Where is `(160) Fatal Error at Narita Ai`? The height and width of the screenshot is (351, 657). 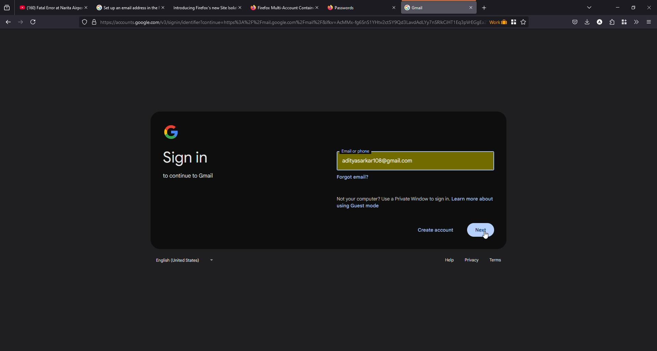
(160) Fatal Error at Narita Ai is located at coordinates (47, 8).